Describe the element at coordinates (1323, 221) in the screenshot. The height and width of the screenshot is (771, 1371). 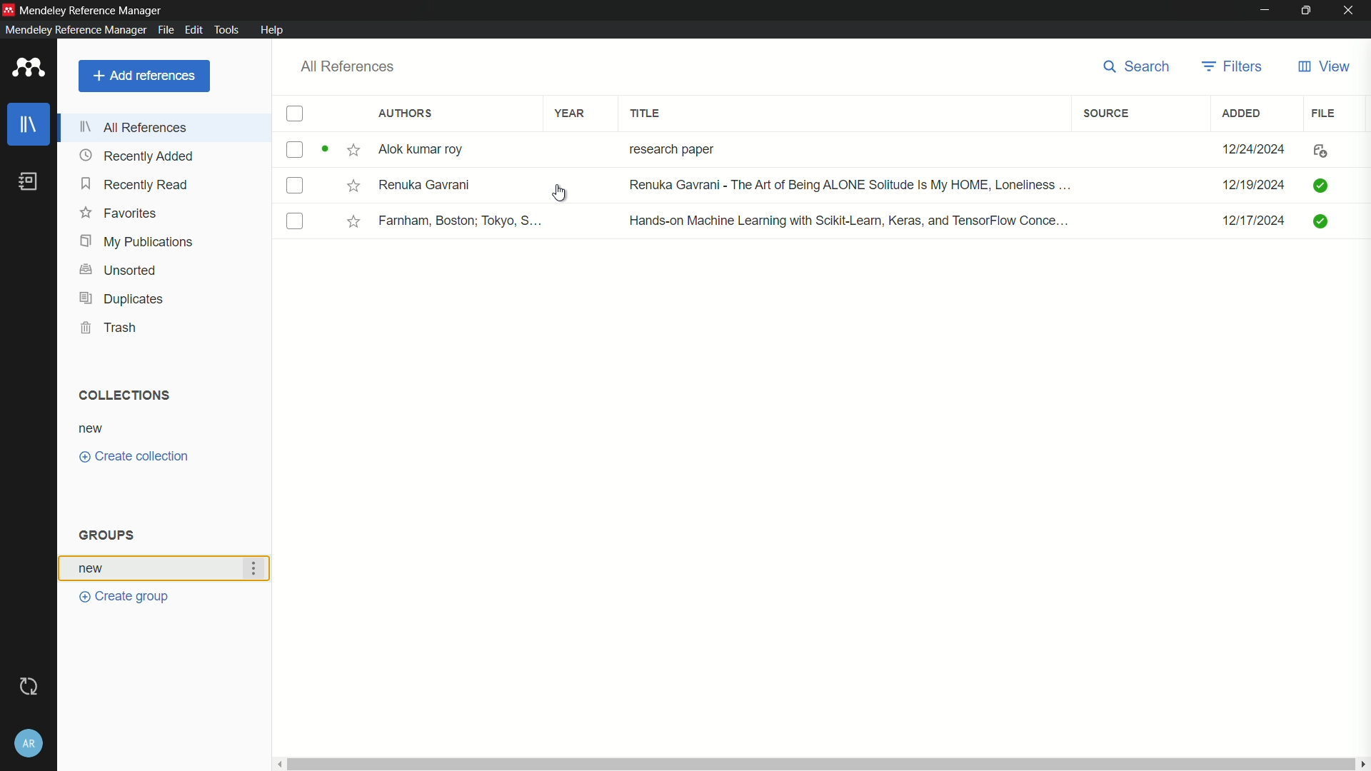
I see `Checked` at that location.